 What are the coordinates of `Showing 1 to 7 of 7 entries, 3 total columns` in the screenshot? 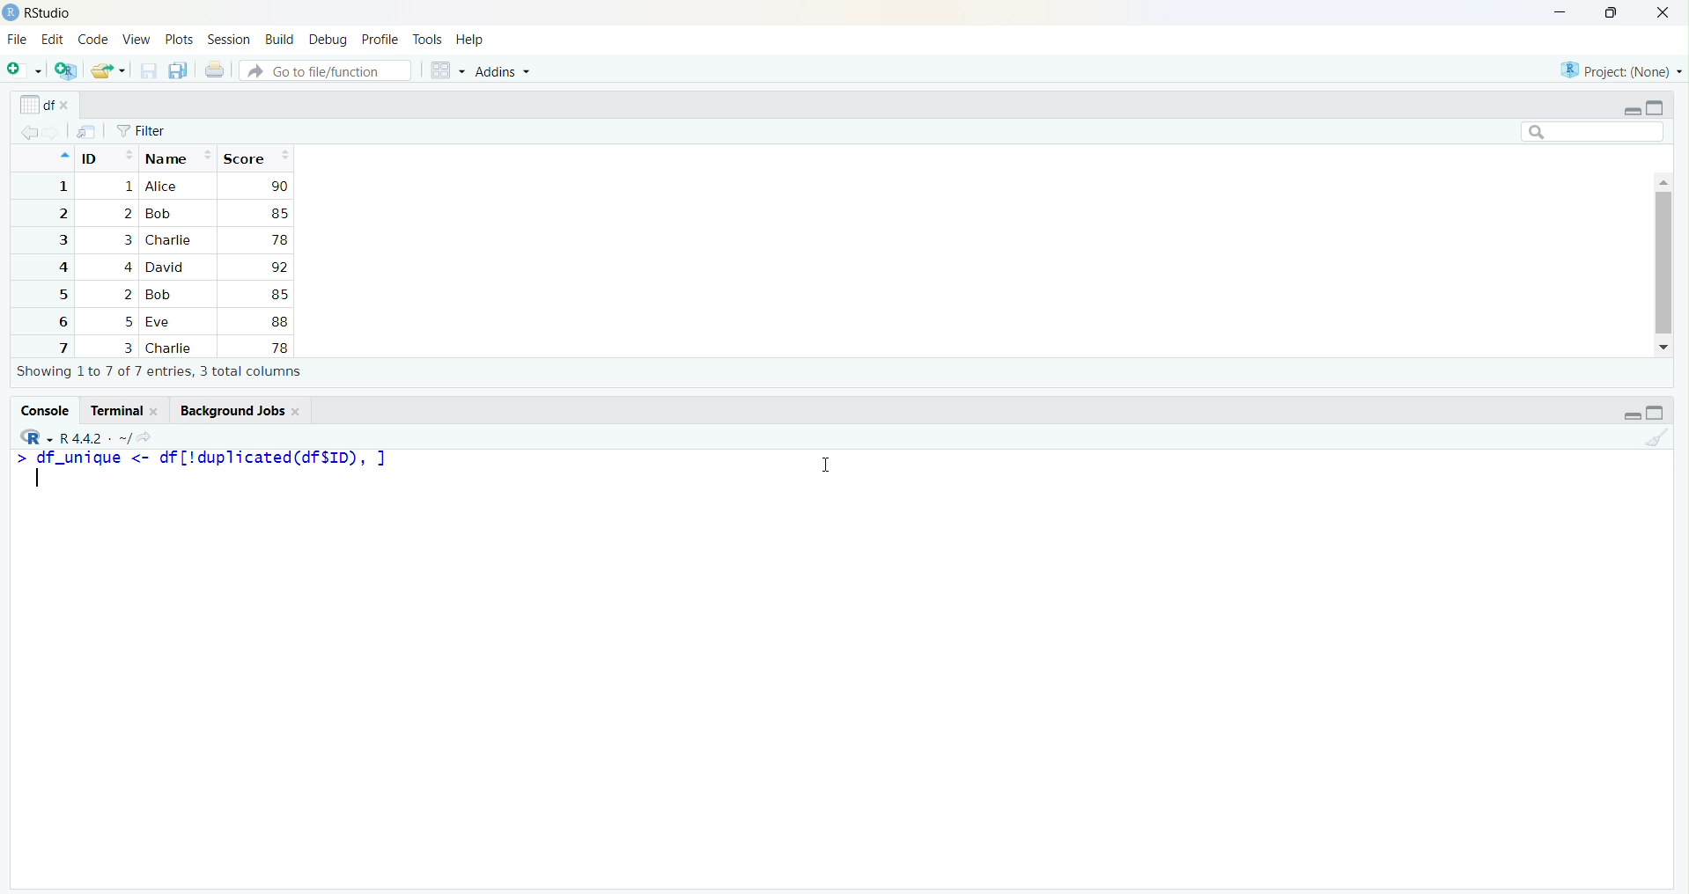 It's located at (160, 372).